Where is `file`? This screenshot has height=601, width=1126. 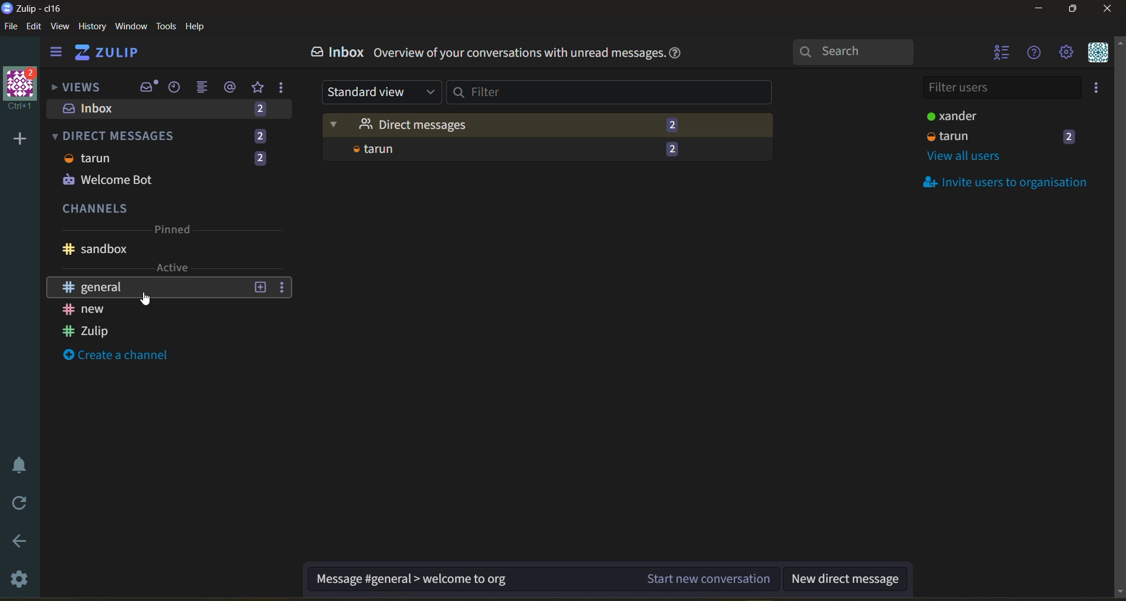
file is located at coordinates (12, 29).